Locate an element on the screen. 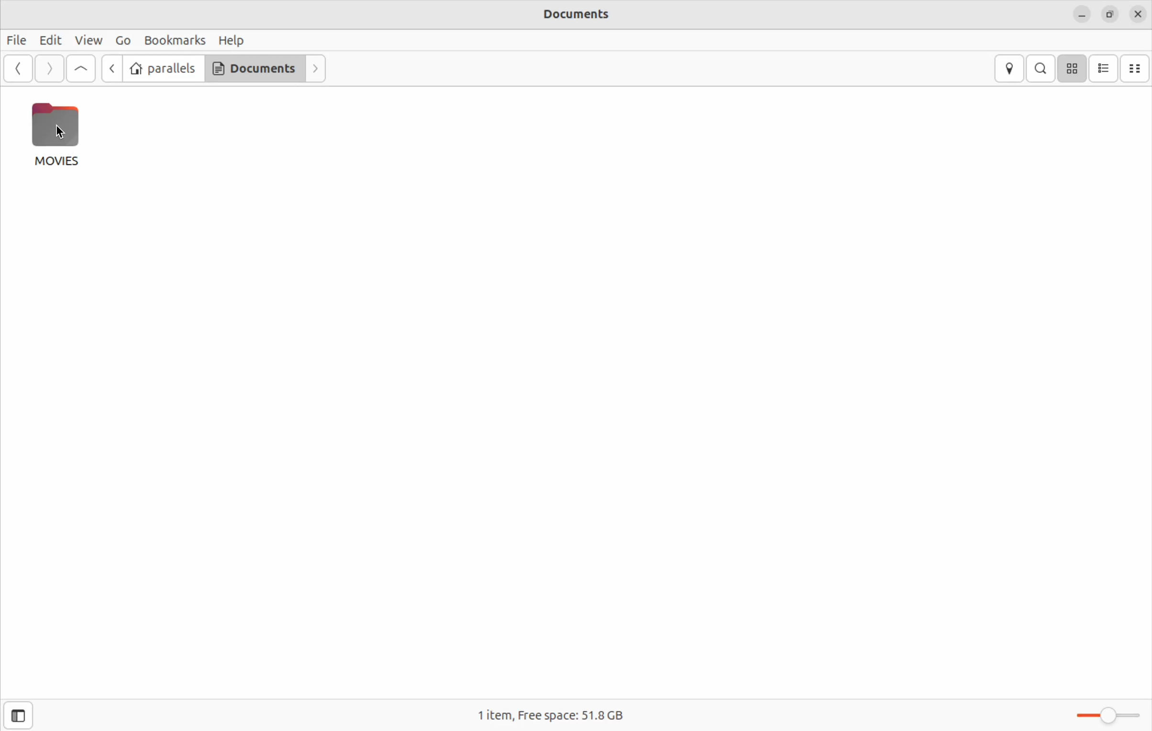 The width and height of the screenshot is (1152, 731). location is located at coordinates (1010, 68).